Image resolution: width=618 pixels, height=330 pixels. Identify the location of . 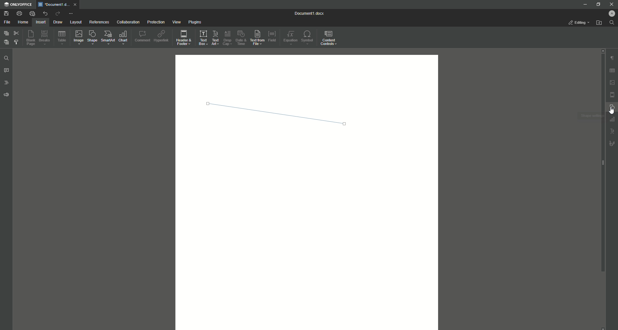
(20, 13).